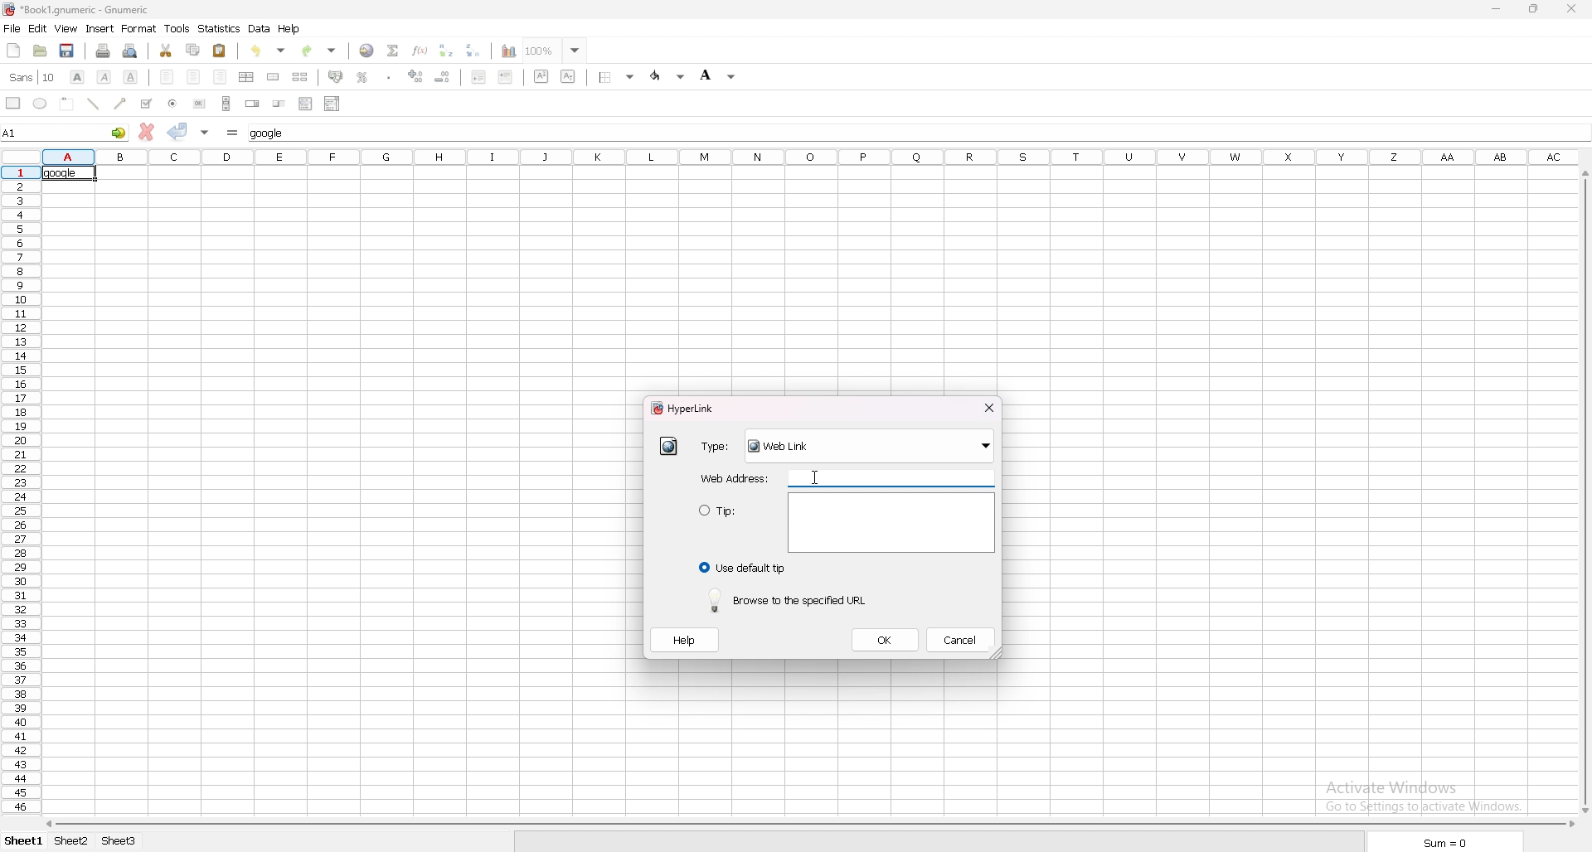 The width and height of the screenshot is (1592, 852). Describe the element at coordinates (391, 76) in the screenshot. I see `thousands separator` at that location.